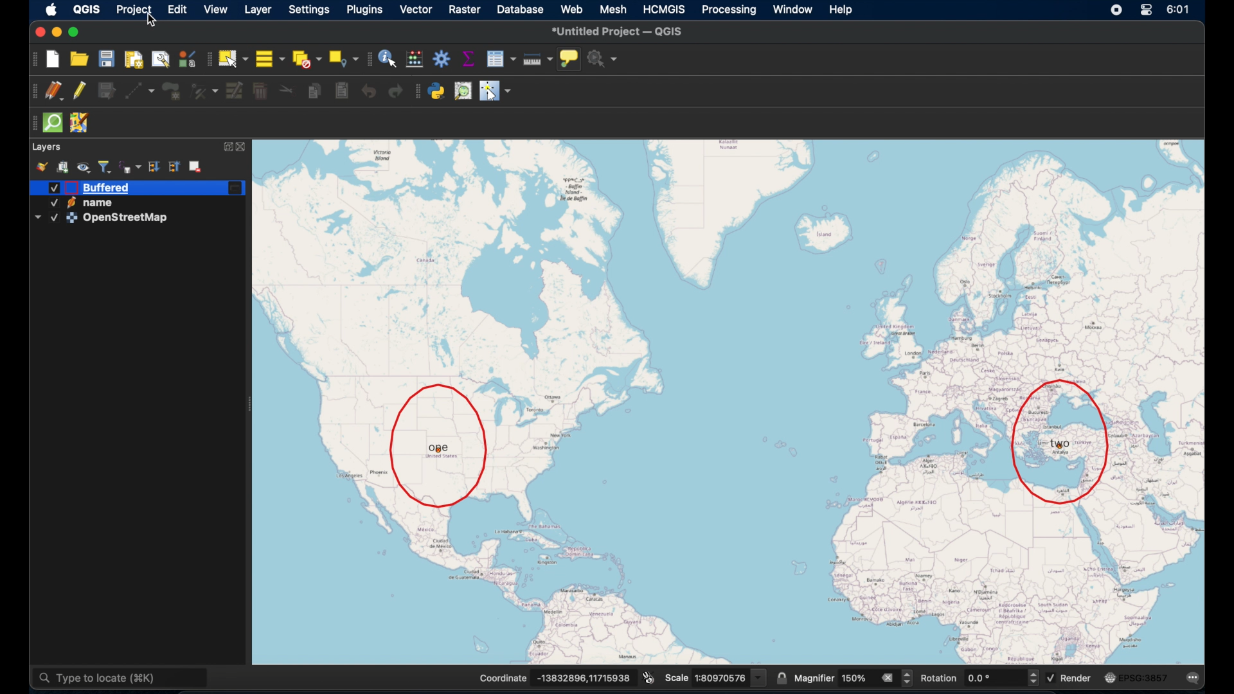  I want to click on control center, so click(1147, 10).